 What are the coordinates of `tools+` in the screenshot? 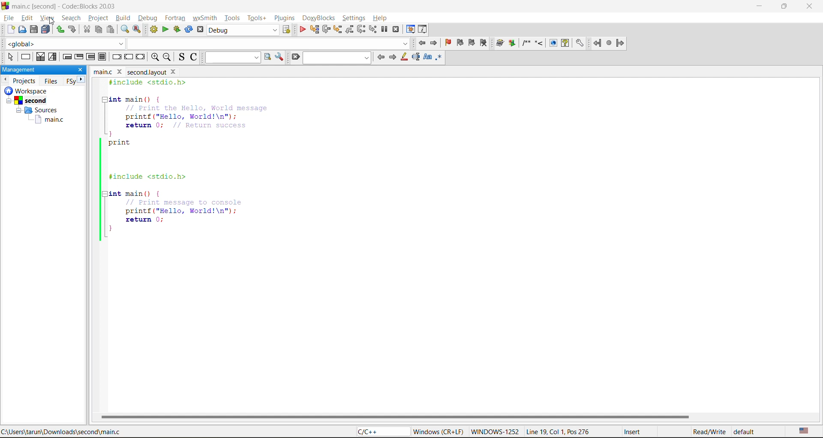 It's located at (257, 18).